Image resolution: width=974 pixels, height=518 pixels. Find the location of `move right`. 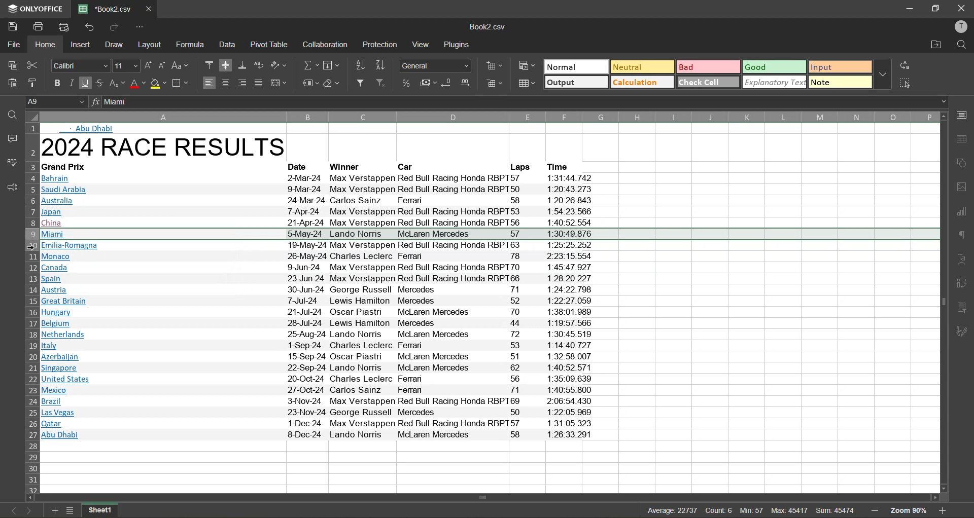

move right is located at coordinates (934, 498).